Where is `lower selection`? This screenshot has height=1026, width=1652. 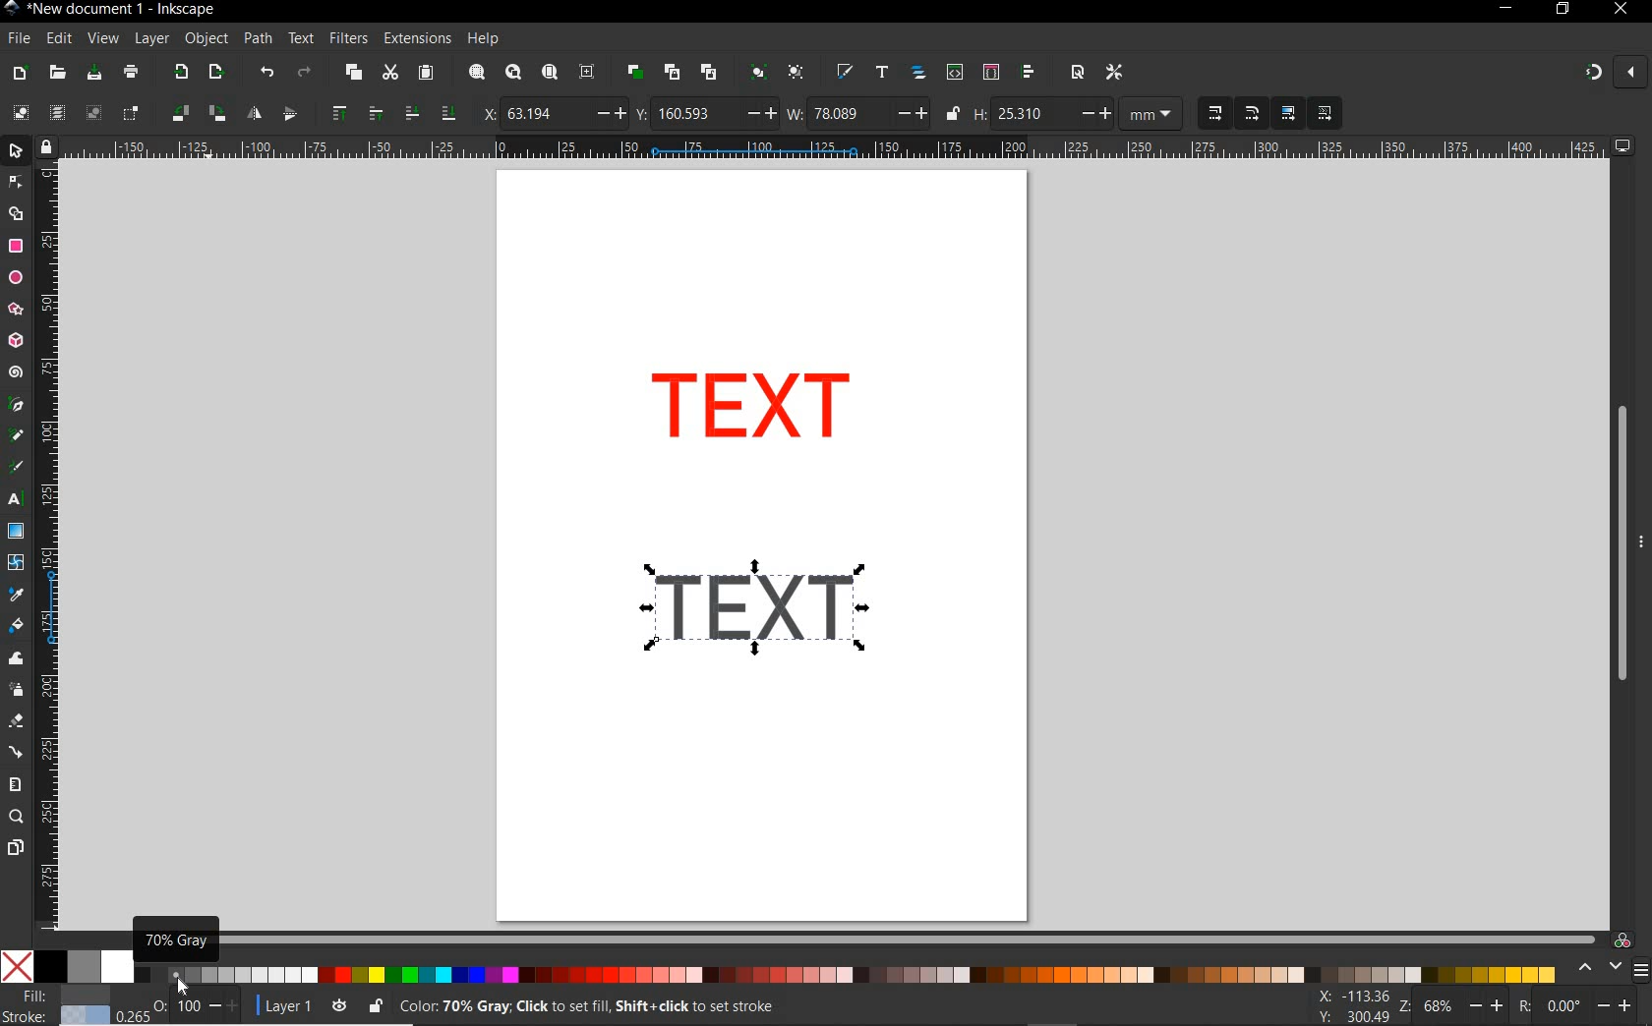 lower selection is located at coordinates (428, 113).